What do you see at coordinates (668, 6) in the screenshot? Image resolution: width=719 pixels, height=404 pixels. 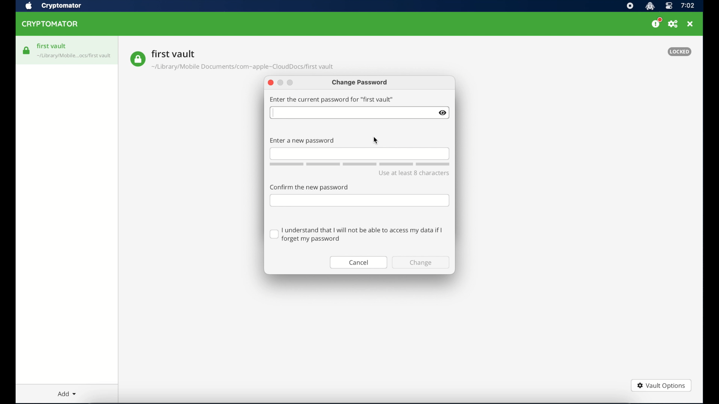 I see `control center` at bounding box center [668, 6].